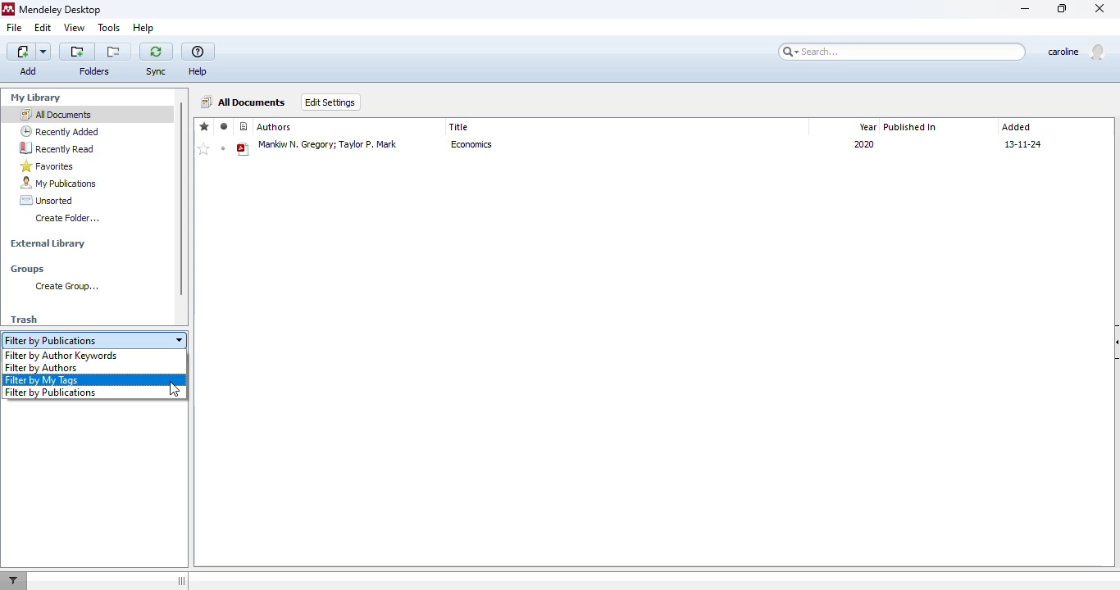 The image size is (1120, 590). What do you see at coordinates (224, 126) in the screenshot?
I see `read/unread` at bounding box center [224, 126].